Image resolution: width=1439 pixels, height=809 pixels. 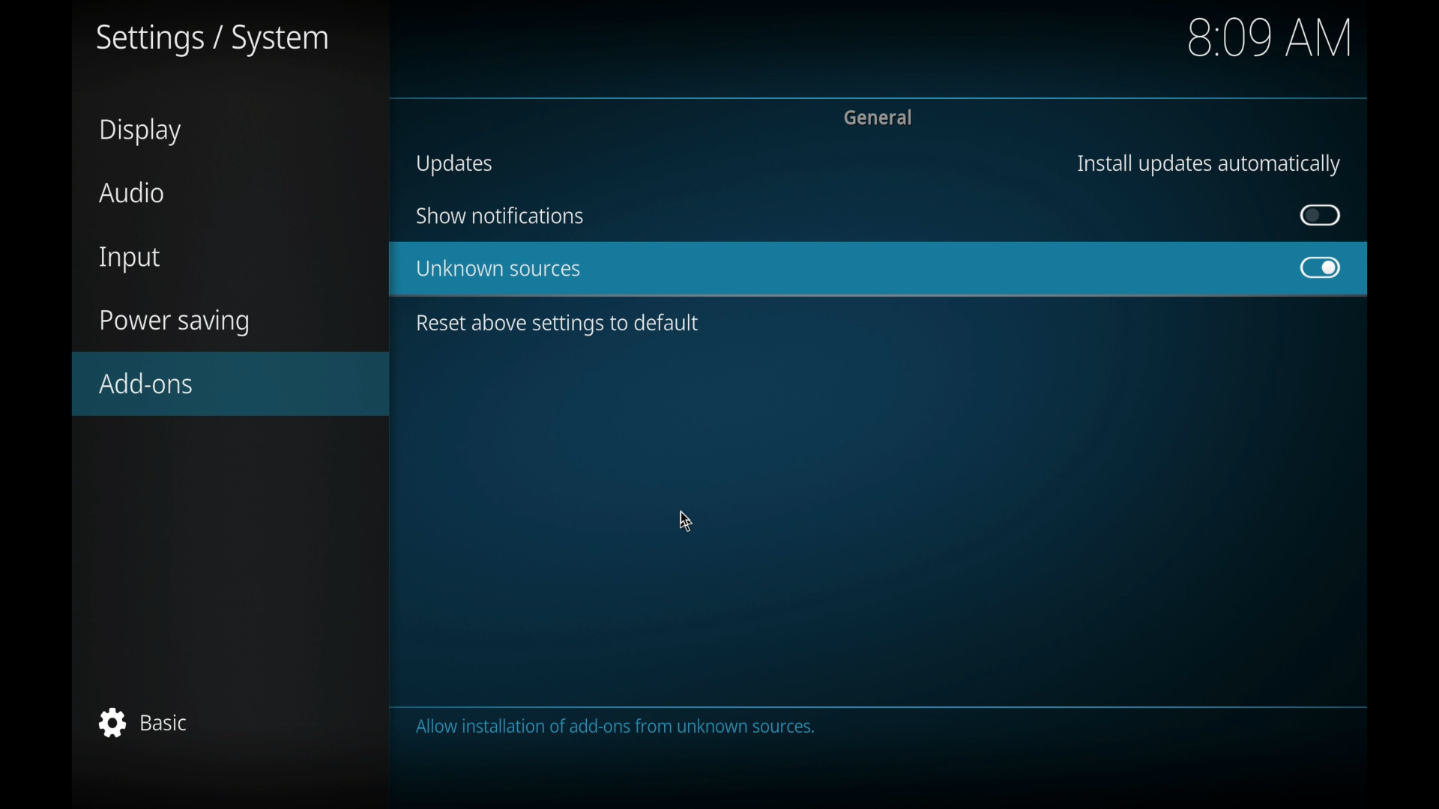 What do you see at coordinates (131, 260) in the screenshot?
I see `input` at bounding box center [131, 260].